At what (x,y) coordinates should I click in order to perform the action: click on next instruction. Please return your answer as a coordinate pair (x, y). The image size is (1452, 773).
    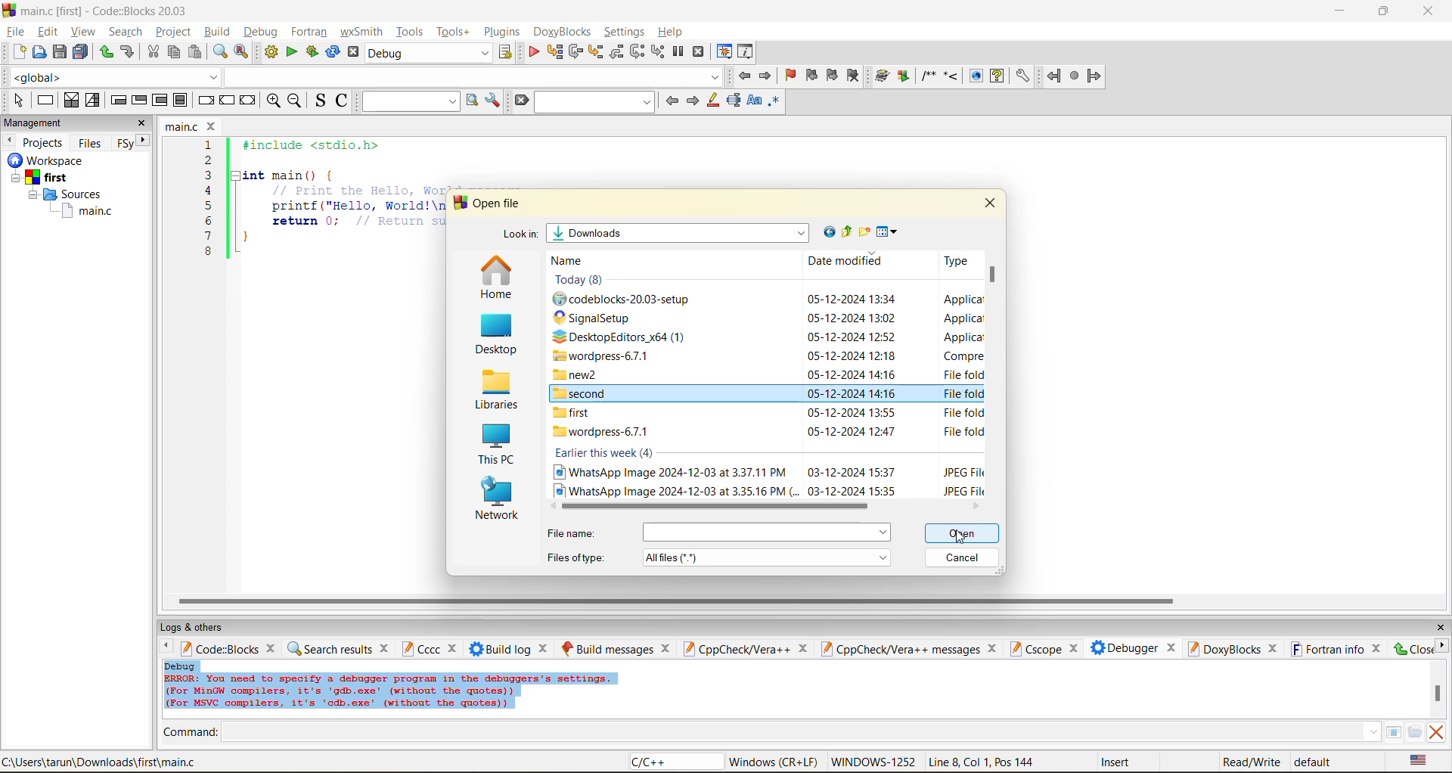
    Looking at the image, I should click on (637, 51).